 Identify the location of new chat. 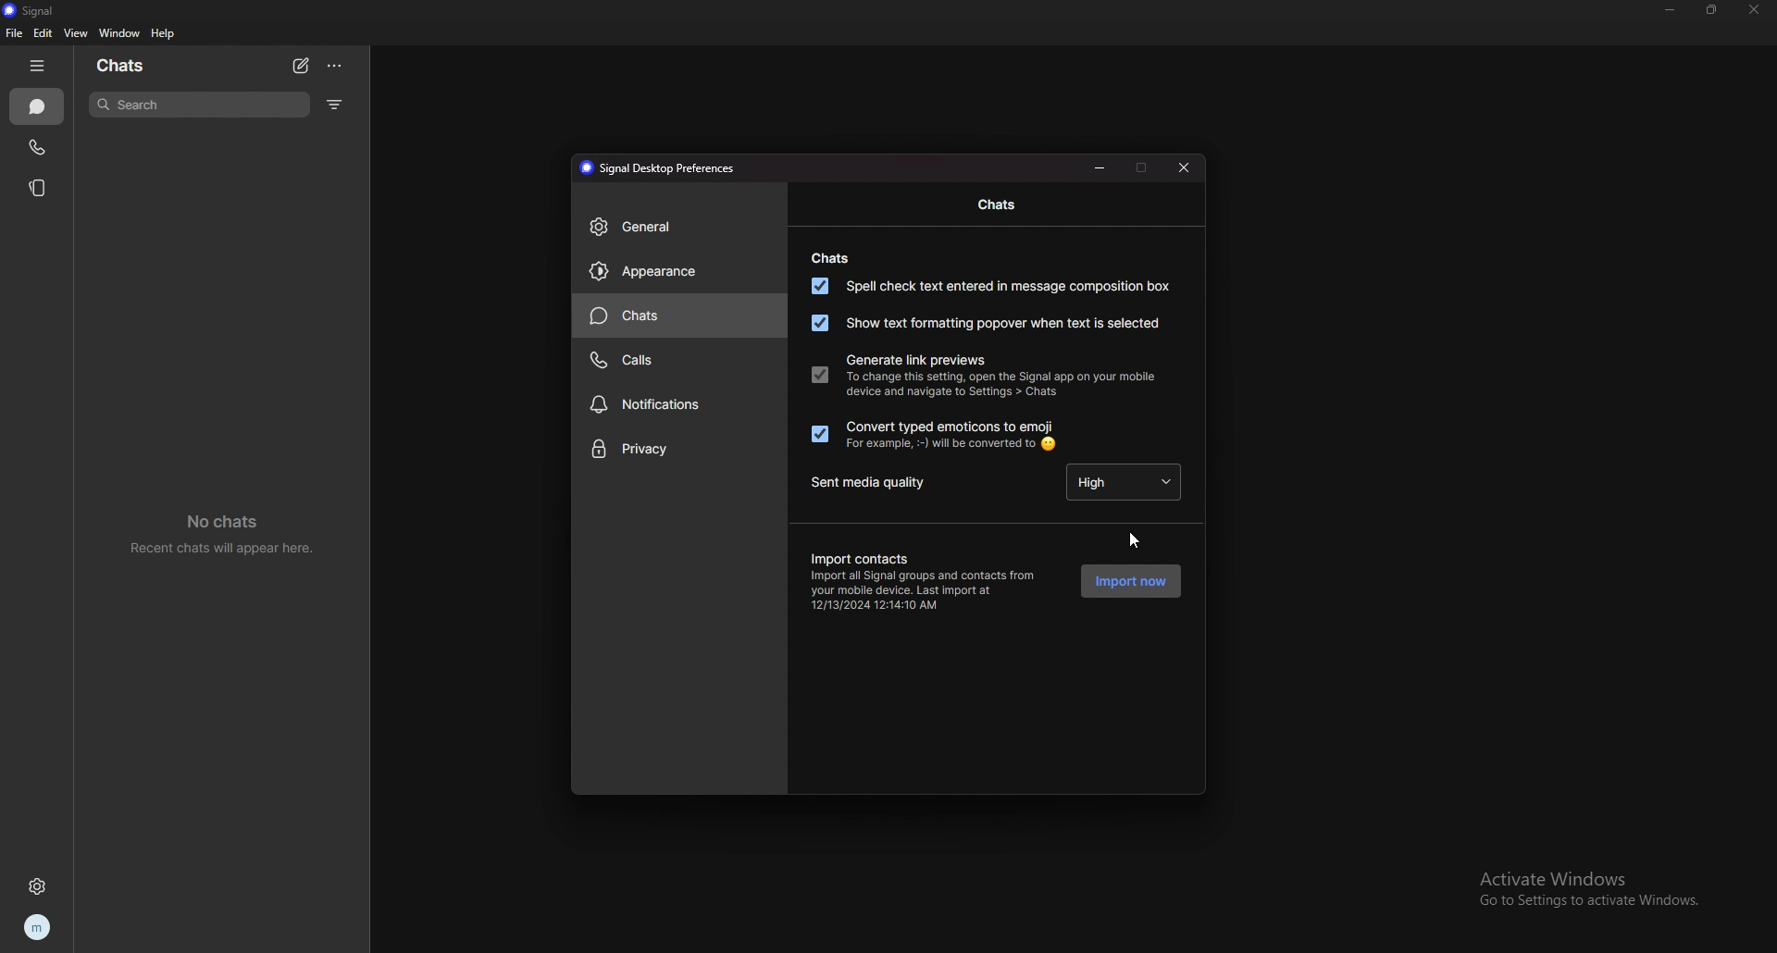
(301, 67).